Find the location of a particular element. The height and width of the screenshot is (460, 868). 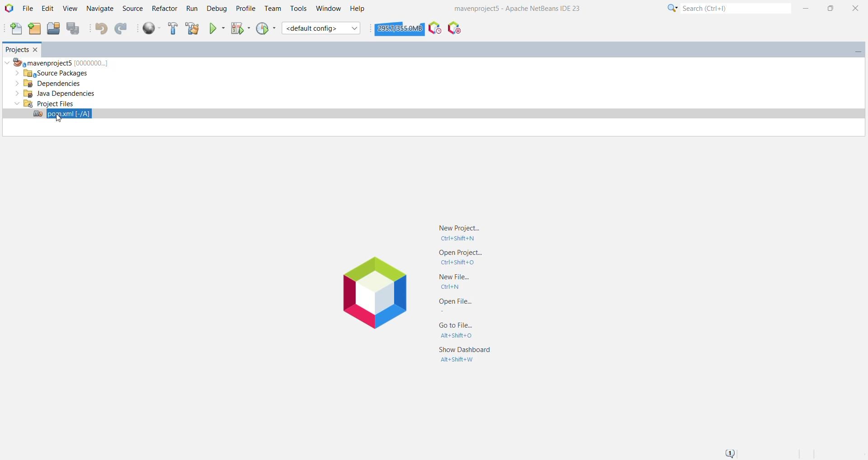

Edit is located at coordinates (49, 9).